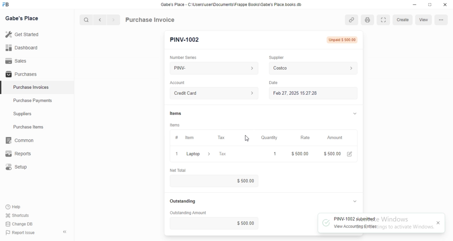 This screenshot has height=241, width=453. Describe the element at coordinates (383, 20) in the screenshot. I see `Toggle between form and full width` at that location.